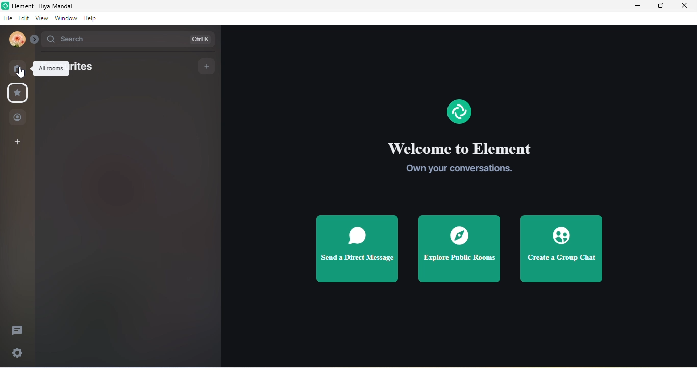  What do you see at coordinates (21, 72) in the screenshot?
I see `cursor` at bounding box center [21, 72].